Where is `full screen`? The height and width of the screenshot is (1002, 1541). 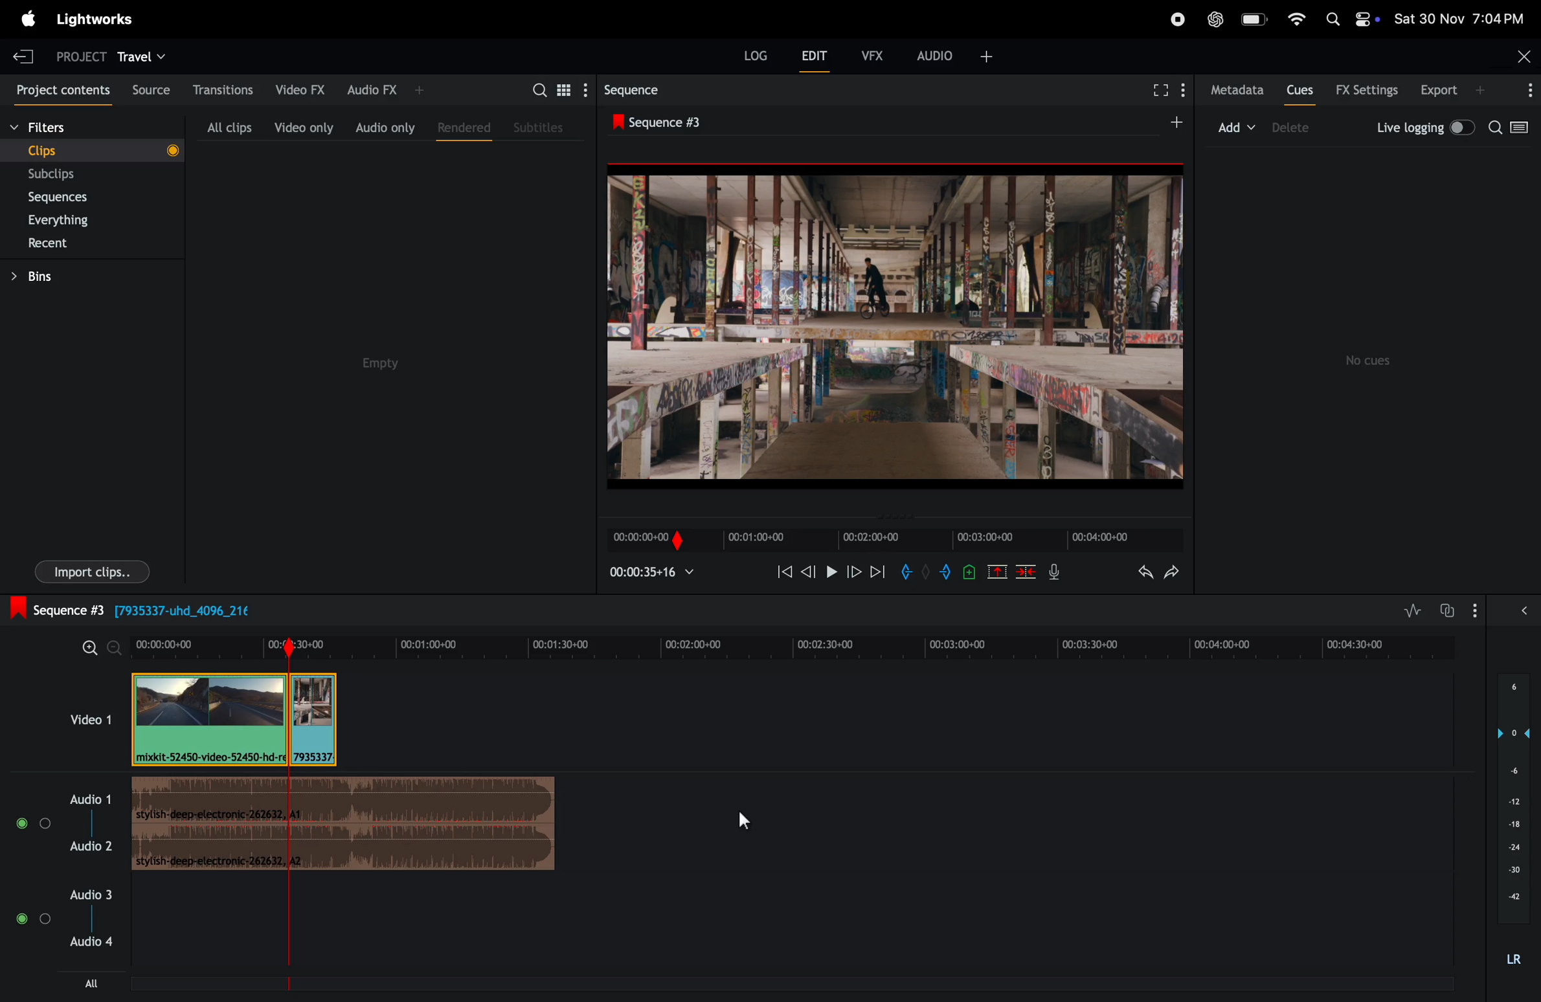 full screen is located at coordinates (1160, 92).